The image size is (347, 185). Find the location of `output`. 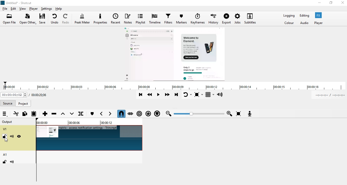

output is located at coordinates (8, 122).